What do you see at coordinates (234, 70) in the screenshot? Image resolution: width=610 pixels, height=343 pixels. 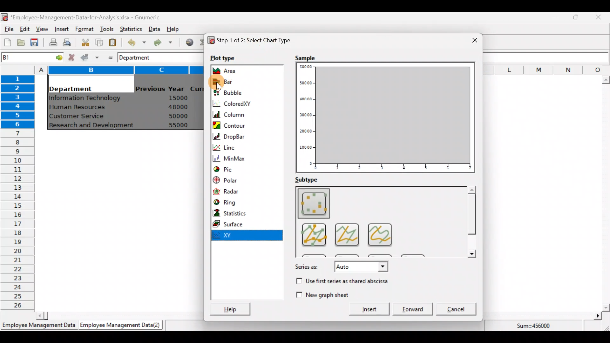 I see `Area` at bounding box center [234, 70].